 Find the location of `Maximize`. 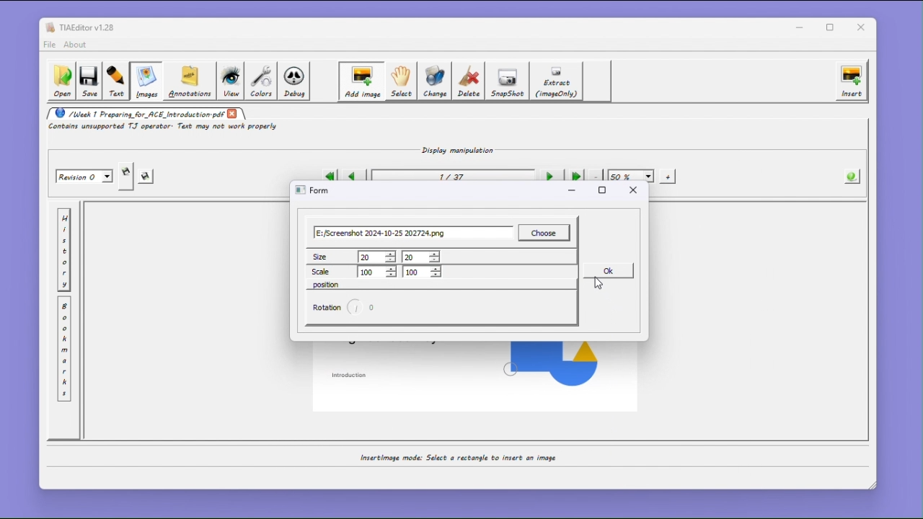

Maximize is located at coordinates (833, 27).